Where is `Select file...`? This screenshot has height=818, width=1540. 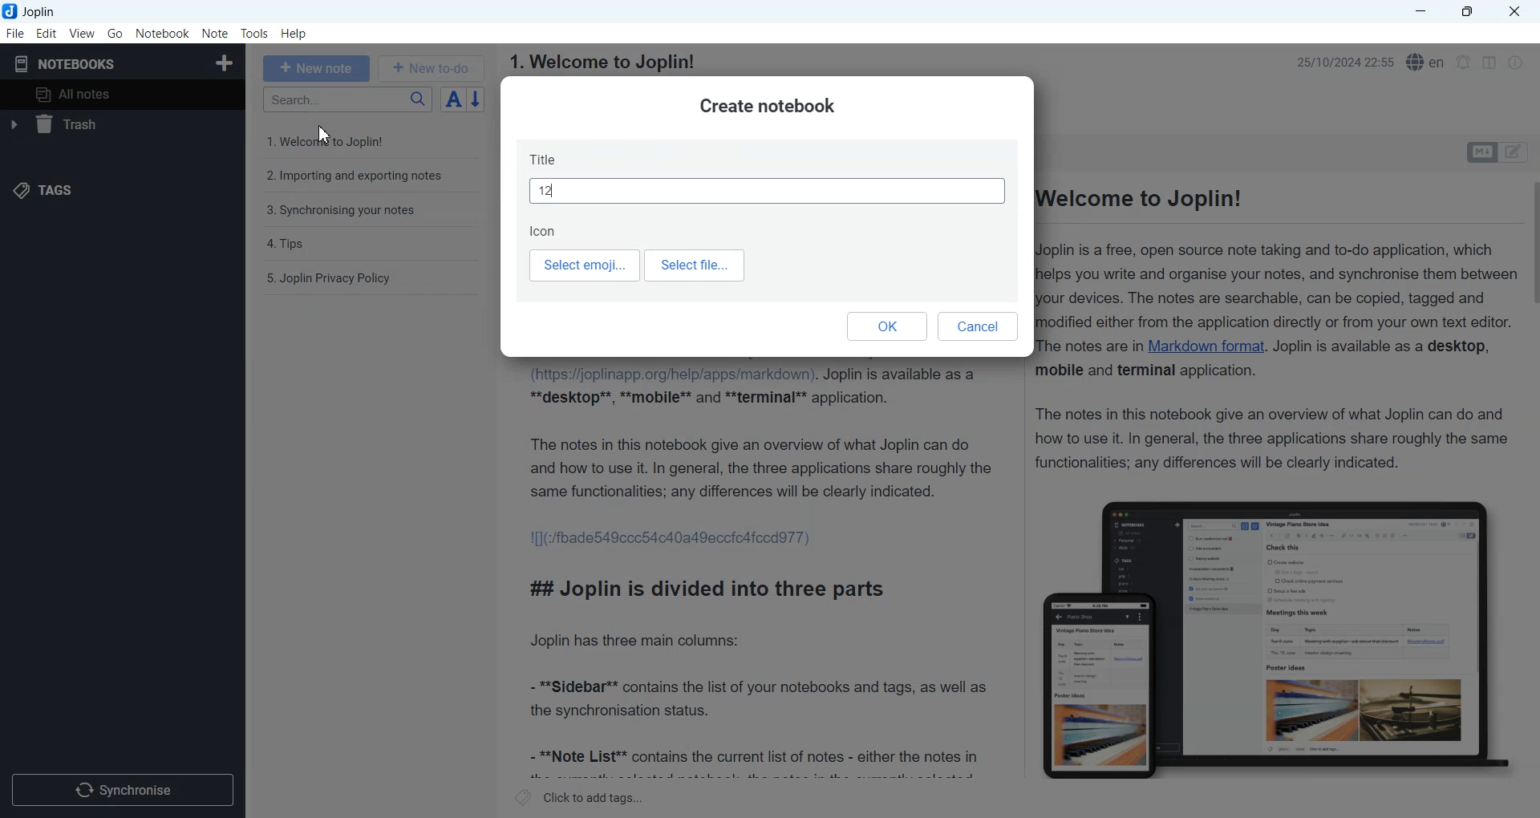 Select file... is located at coordinates (697, 265).